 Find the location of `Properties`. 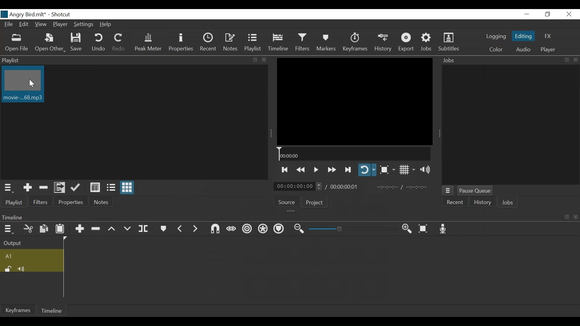

Properties is located at coordinates (70, 202).